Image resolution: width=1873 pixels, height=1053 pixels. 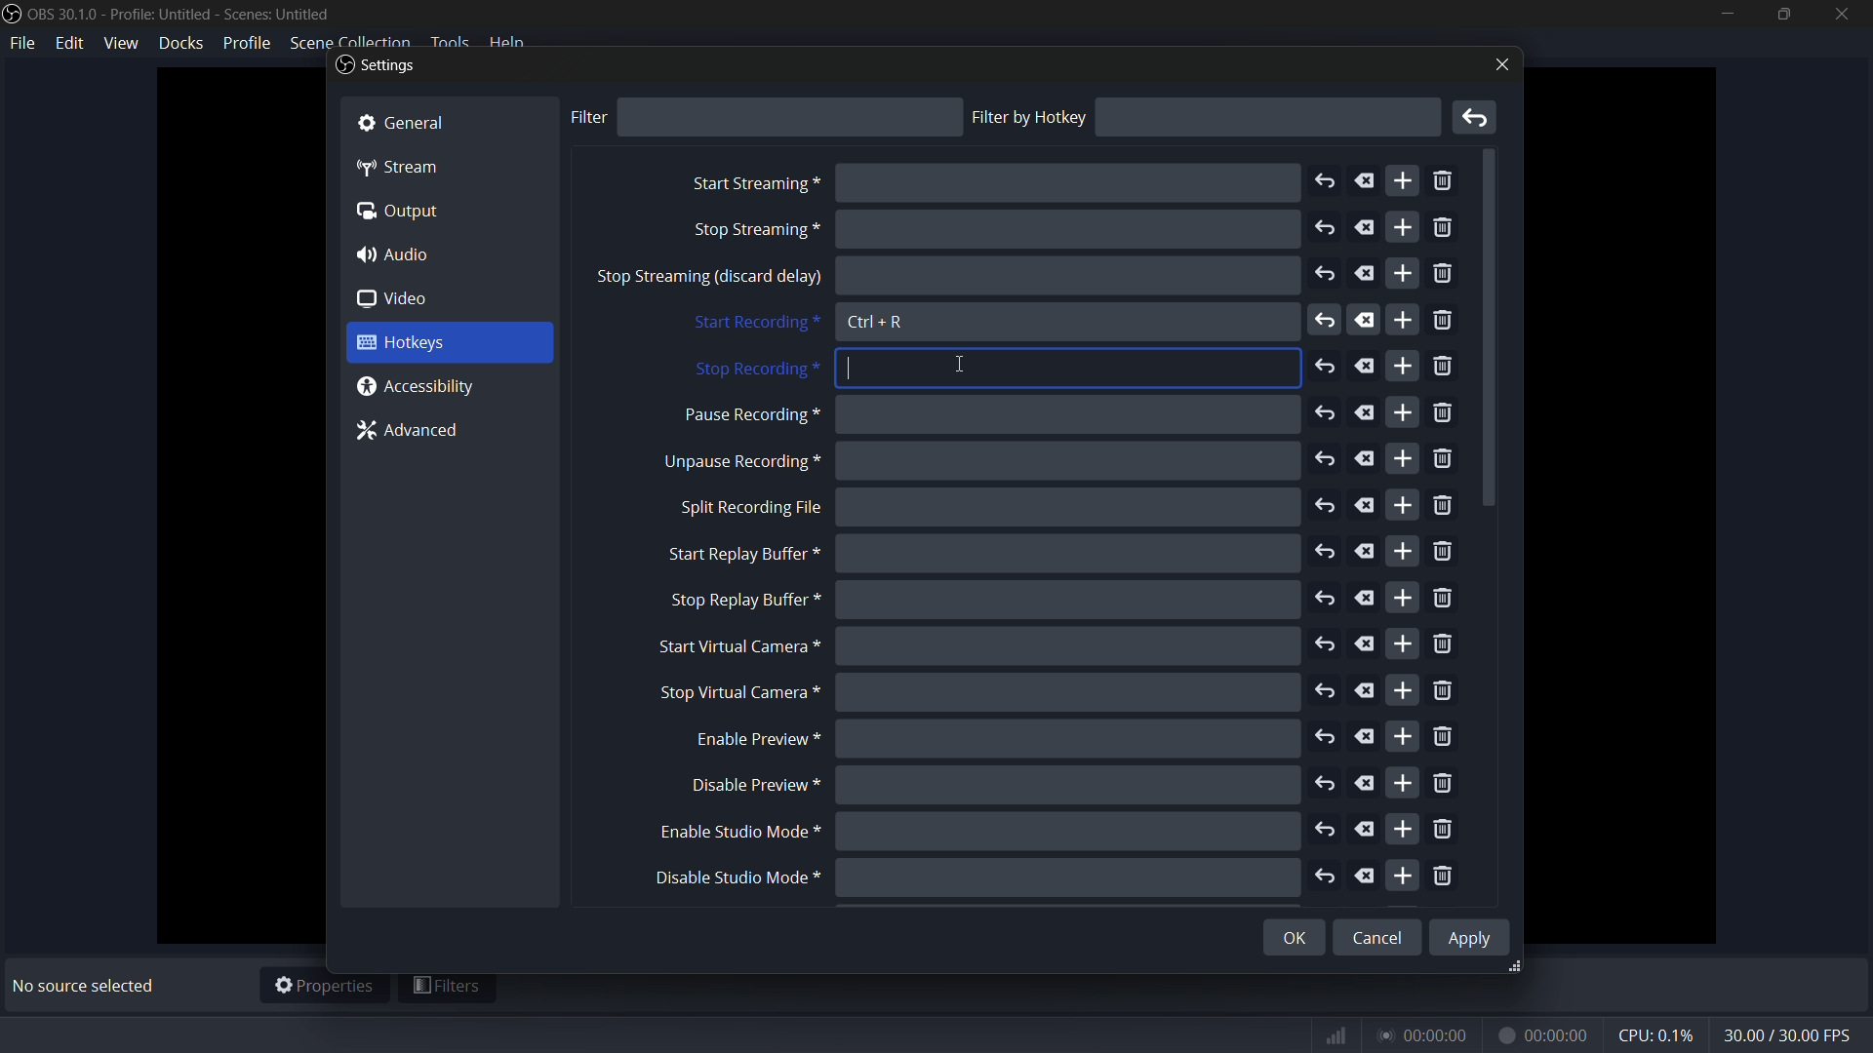 What do you see at coordinates (1447, 507) in the screenshot?
I see `remove` at bounding box center [1447, 507].